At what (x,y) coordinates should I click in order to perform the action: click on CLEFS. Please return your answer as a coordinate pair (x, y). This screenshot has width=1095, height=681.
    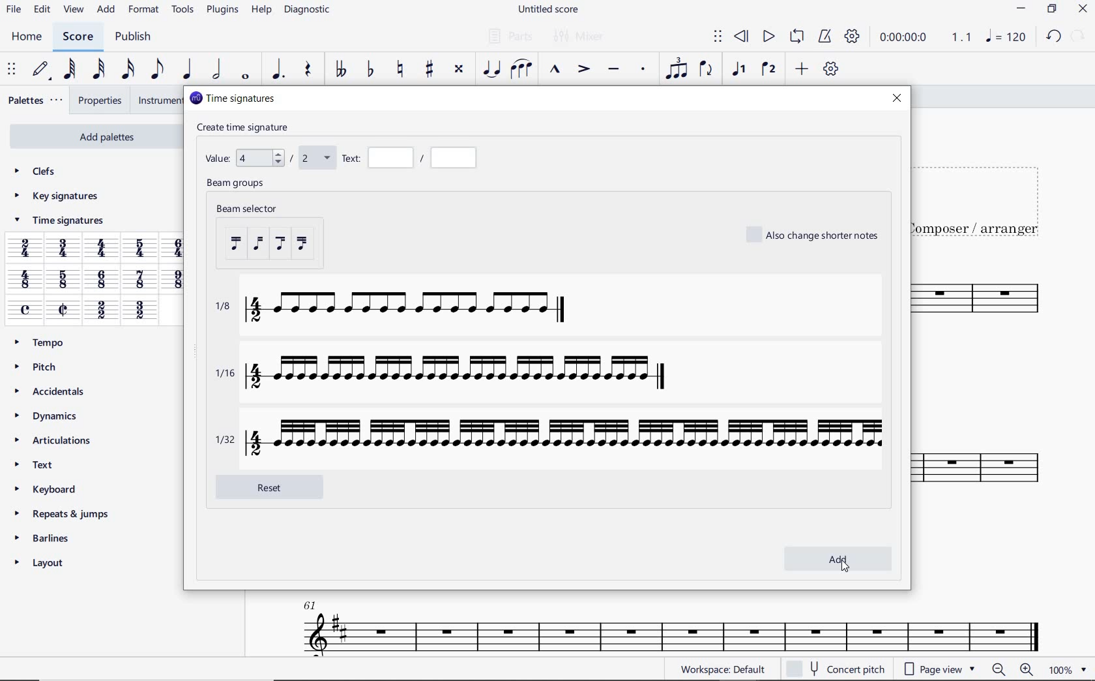
    Looking at the image, I should click on (36, 173).